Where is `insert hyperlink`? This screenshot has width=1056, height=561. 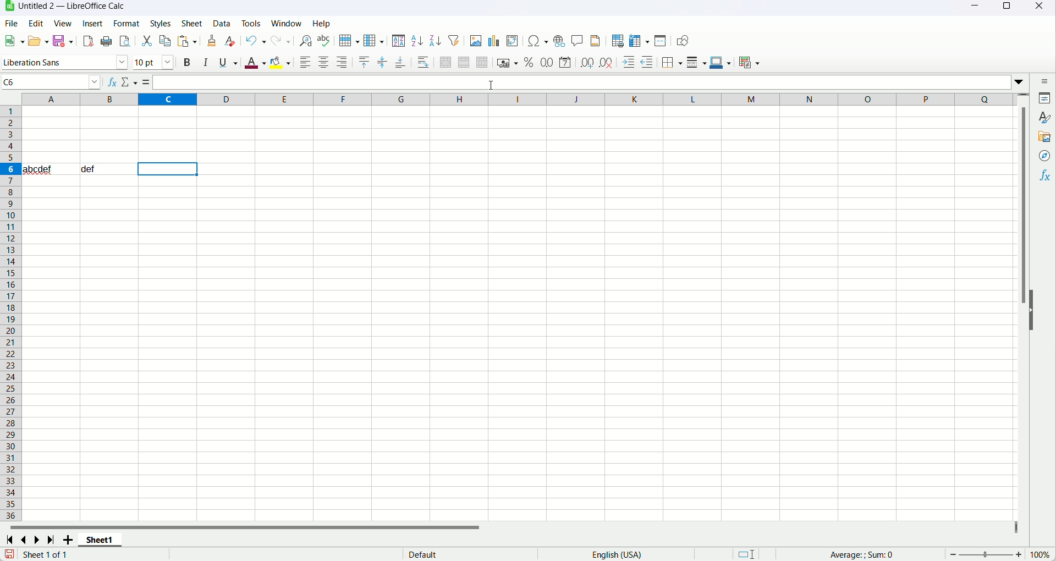 insert hyperlink is located at coordinates (559, 41).